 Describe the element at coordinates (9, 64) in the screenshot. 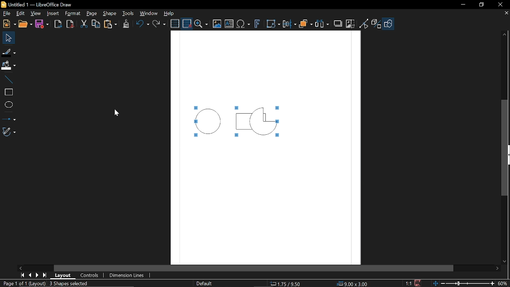

I see `FiIl color` at that location.